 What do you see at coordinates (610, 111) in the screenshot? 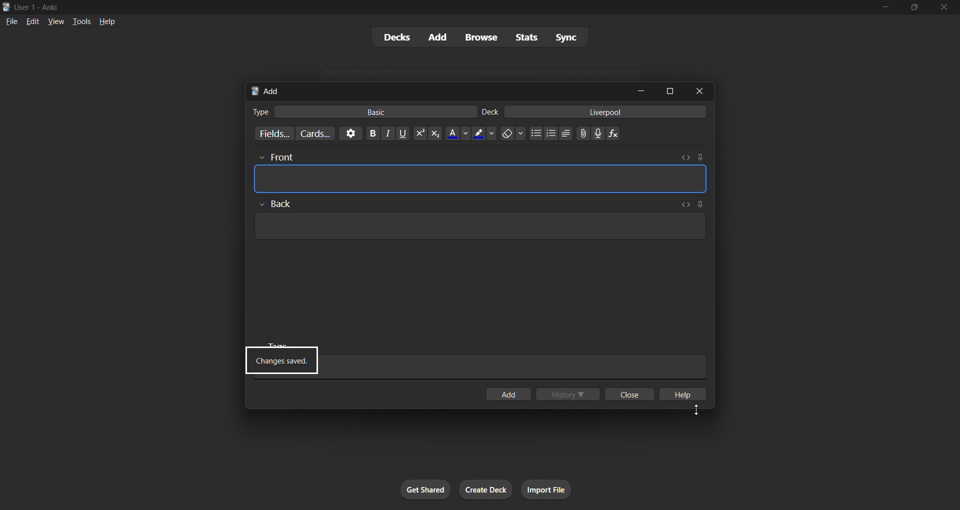
I see `liverpool` at bounding box center [610, 111].